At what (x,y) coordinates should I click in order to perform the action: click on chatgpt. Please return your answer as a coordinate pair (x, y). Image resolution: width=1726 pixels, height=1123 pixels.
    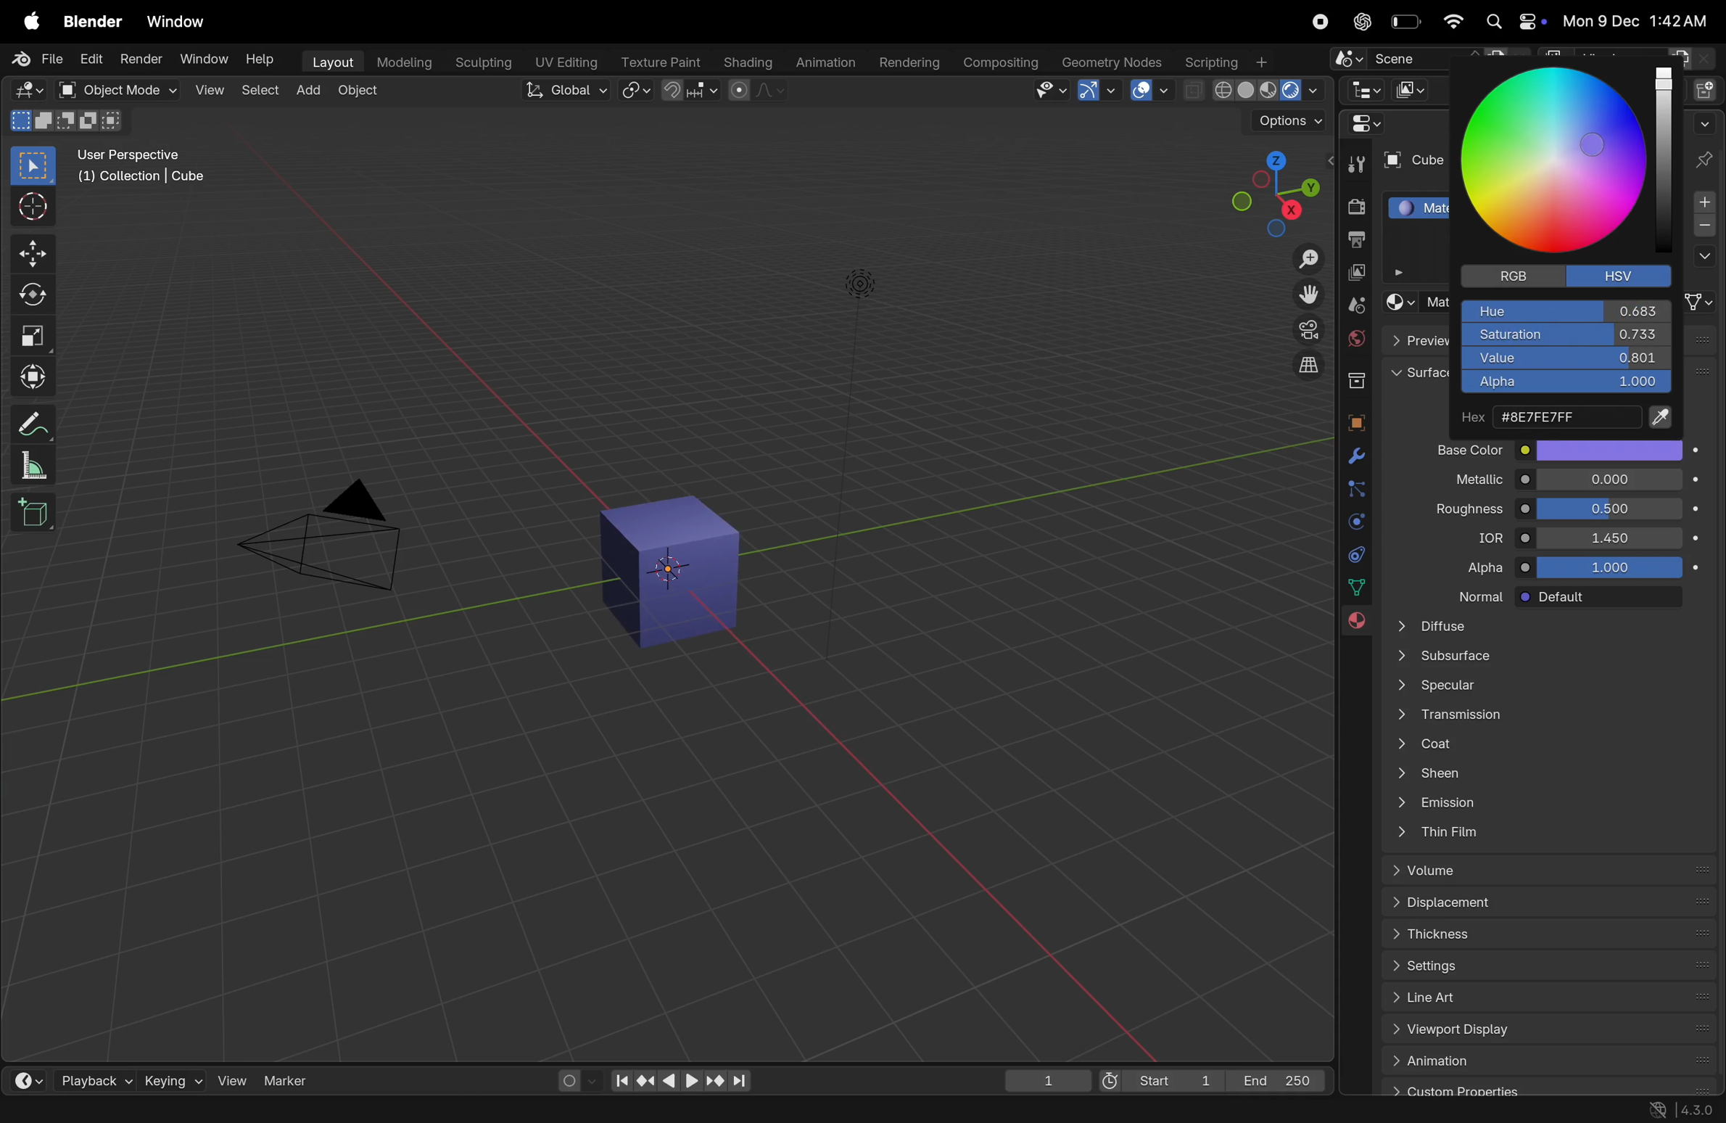
    Looking at the image, I should click on (1358, 22).